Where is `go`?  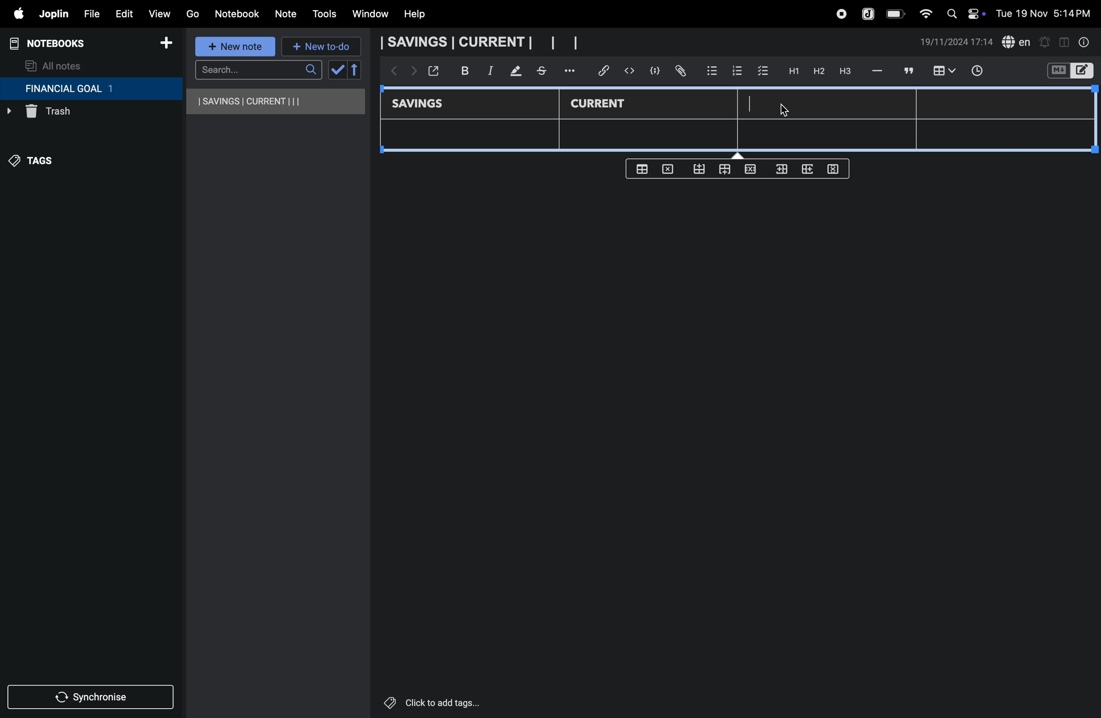 go is located at coordinates (192, 12).